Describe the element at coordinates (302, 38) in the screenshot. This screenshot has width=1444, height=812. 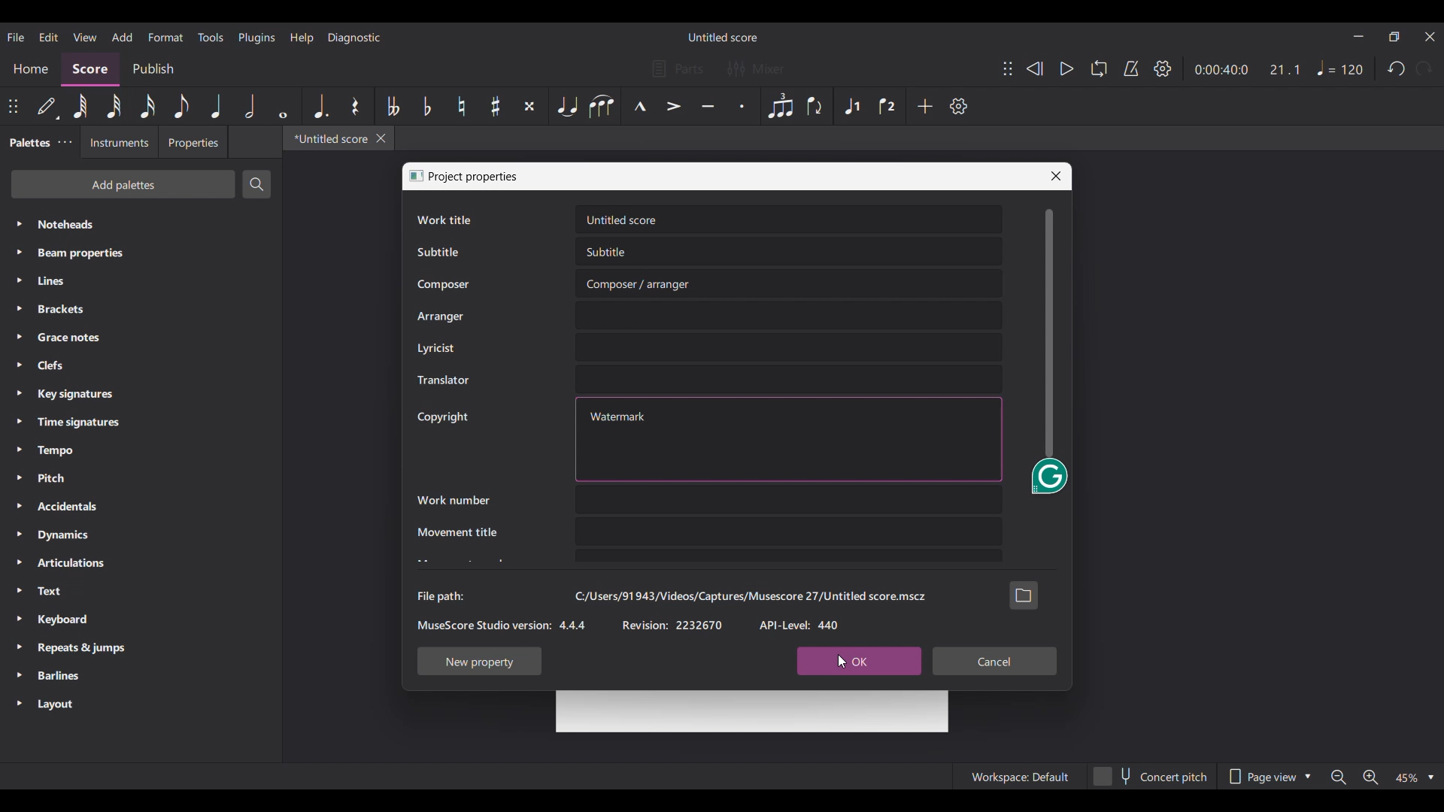
I see `Help menu` at that location.